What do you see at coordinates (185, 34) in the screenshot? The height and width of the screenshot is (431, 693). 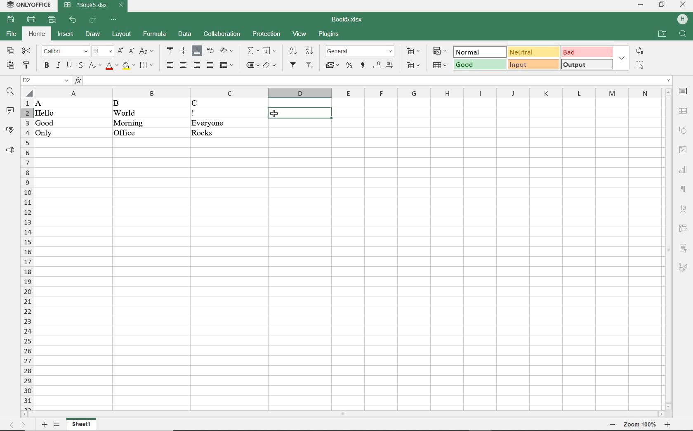 I see `data` at bounding box center [185, 34].